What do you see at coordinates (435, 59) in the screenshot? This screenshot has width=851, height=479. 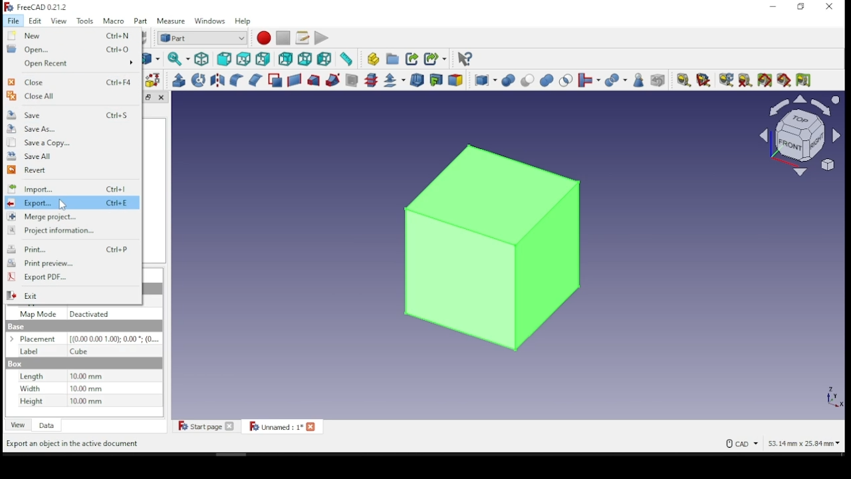 I see `make sub link` at bounding box center [435, 59].